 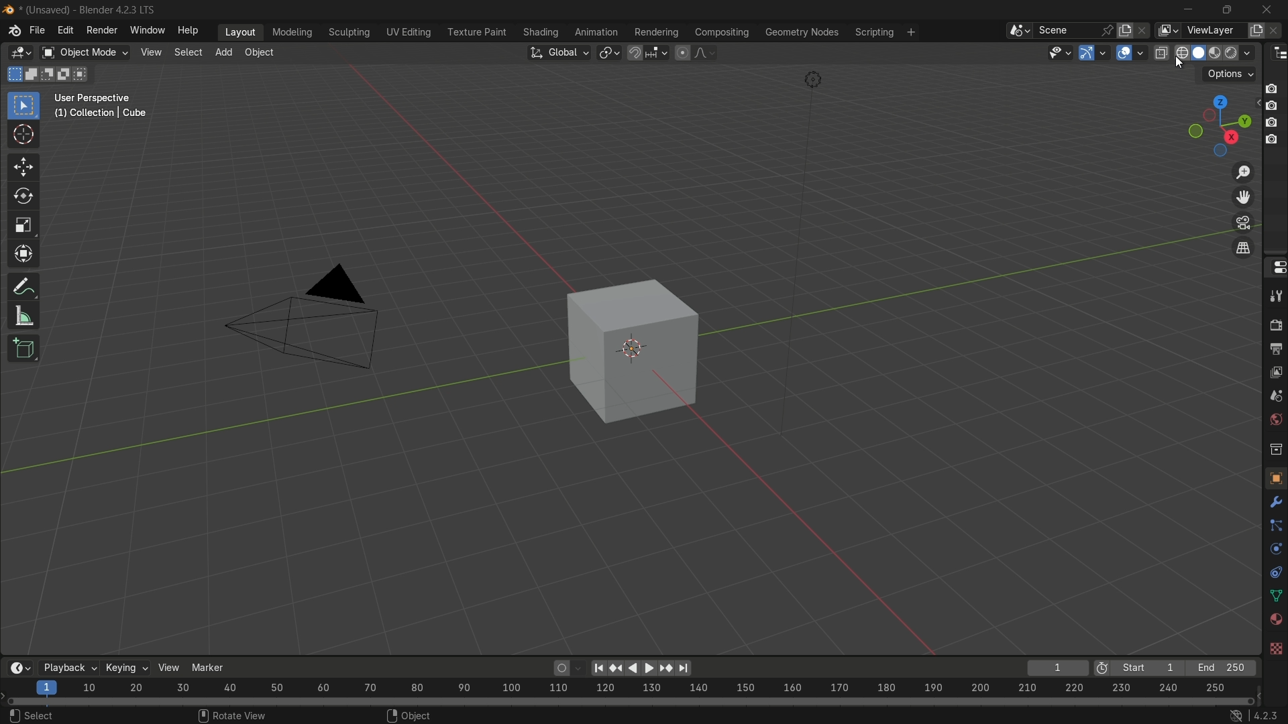 I want to click on cursor, so click(x=25, y=134).